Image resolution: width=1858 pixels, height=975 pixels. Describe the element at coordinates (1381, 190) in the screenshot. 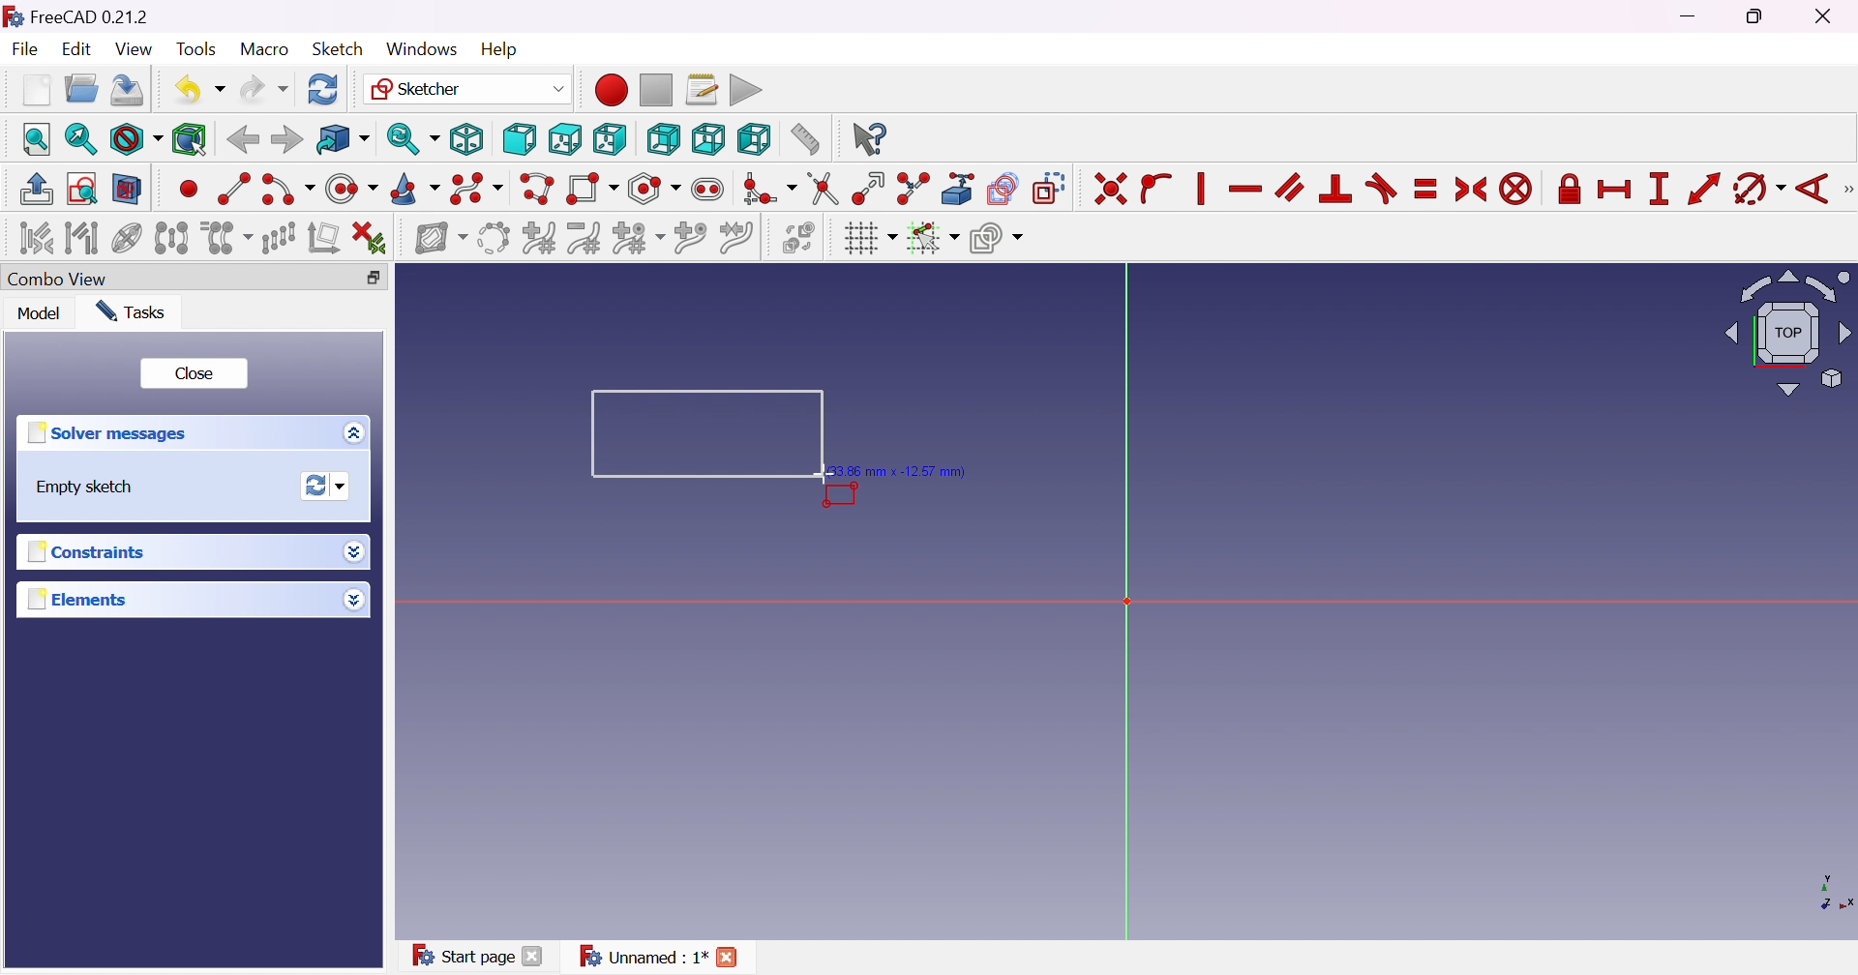

I see `Constrain tangent` at that location.